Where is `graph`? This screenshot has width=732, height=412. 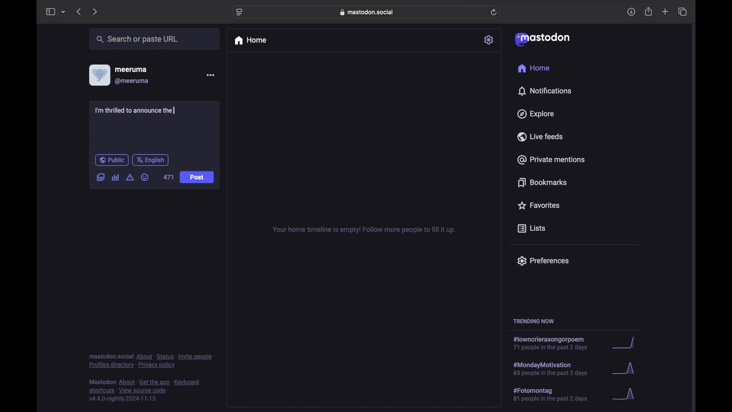
graph is located at coordinates (626, 369).